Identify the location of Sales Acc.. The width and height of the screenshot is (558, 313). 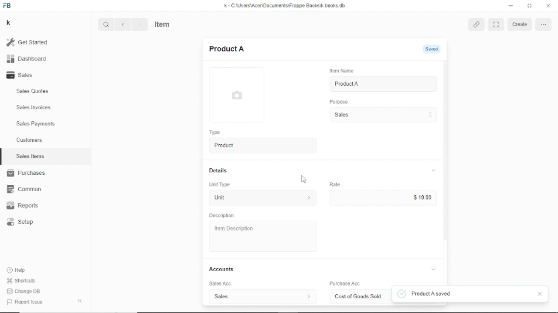
(219, 284).